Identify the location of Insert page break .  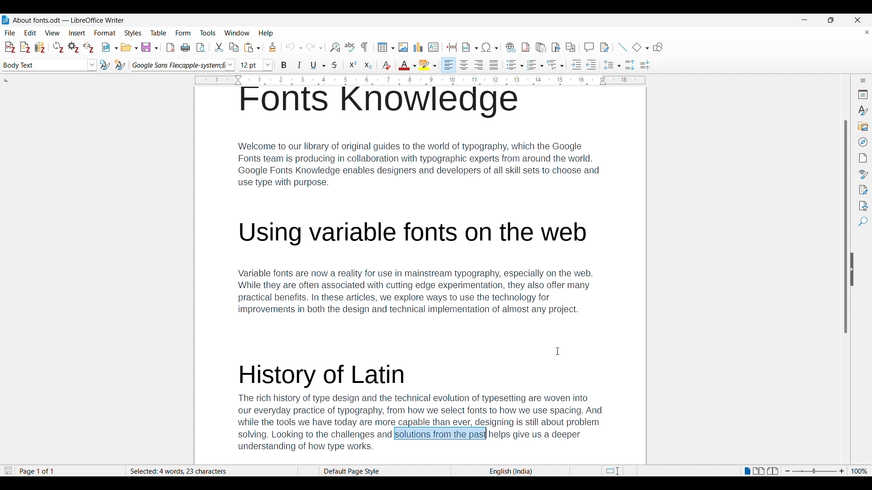
(452, 47).